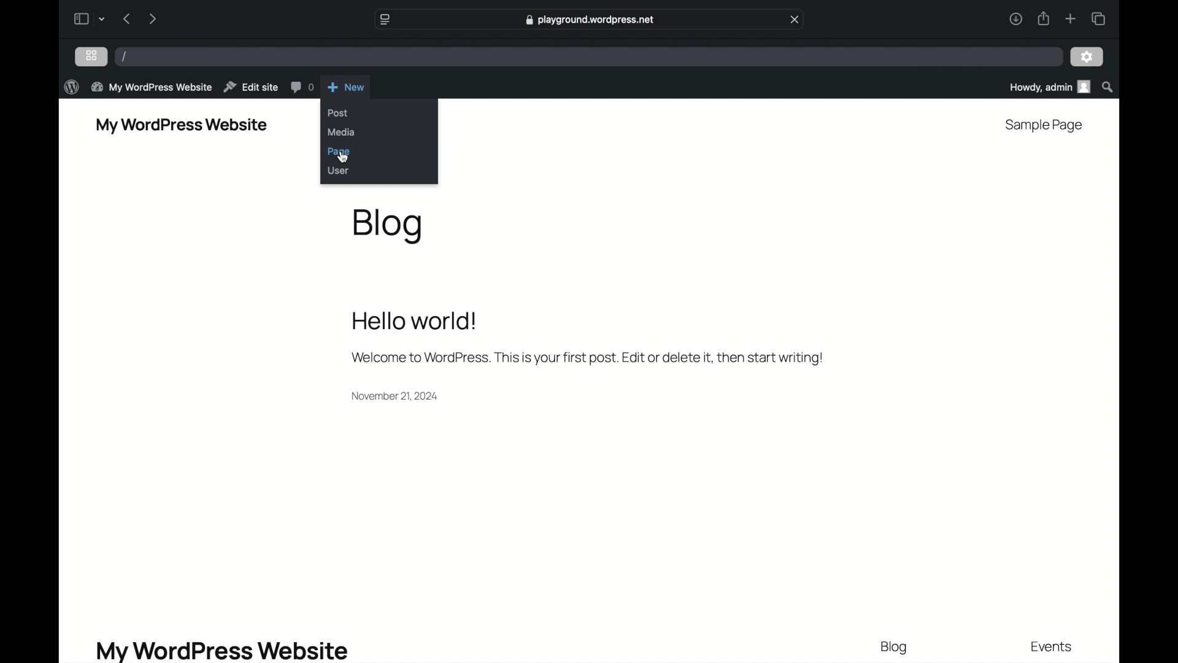 This screenshot has width=1178, height=663. I want to click on edit site, so click(250, 87).